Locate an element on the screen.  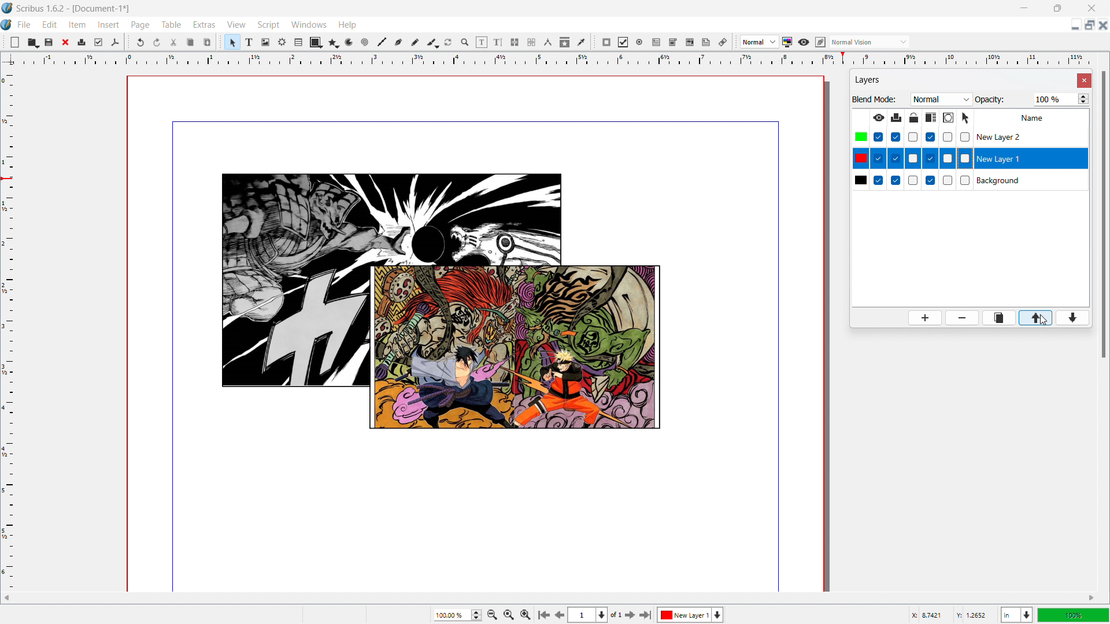
blend mode is located at coordinates (942, 99).